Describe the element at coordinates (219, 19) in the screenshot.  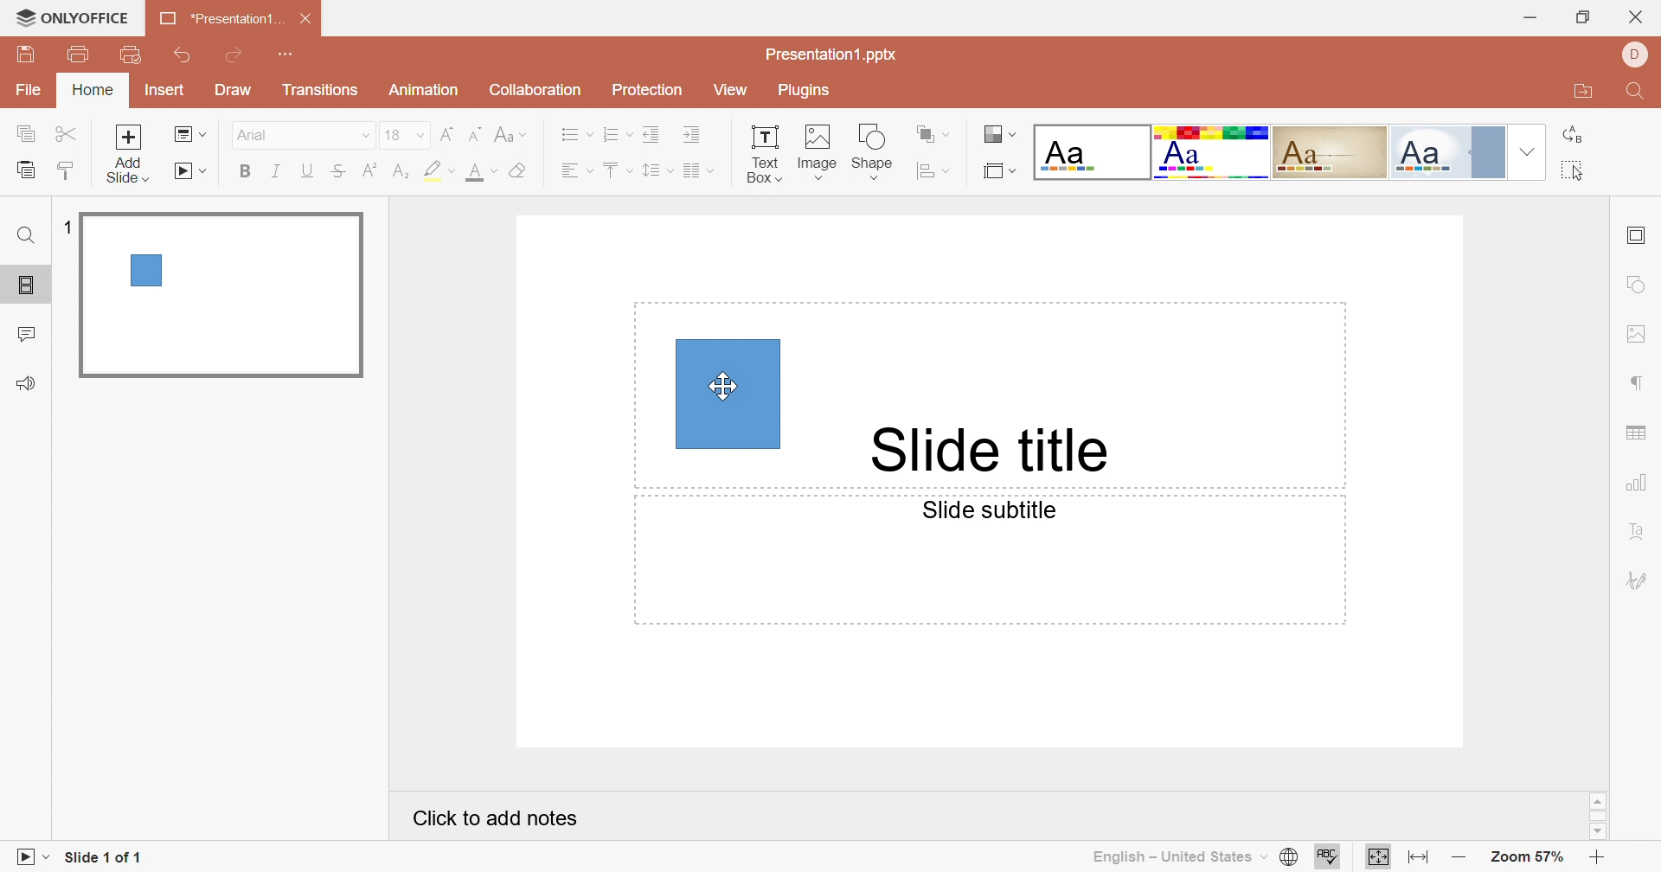
I see `*Presentation1....xlsx` at that location.